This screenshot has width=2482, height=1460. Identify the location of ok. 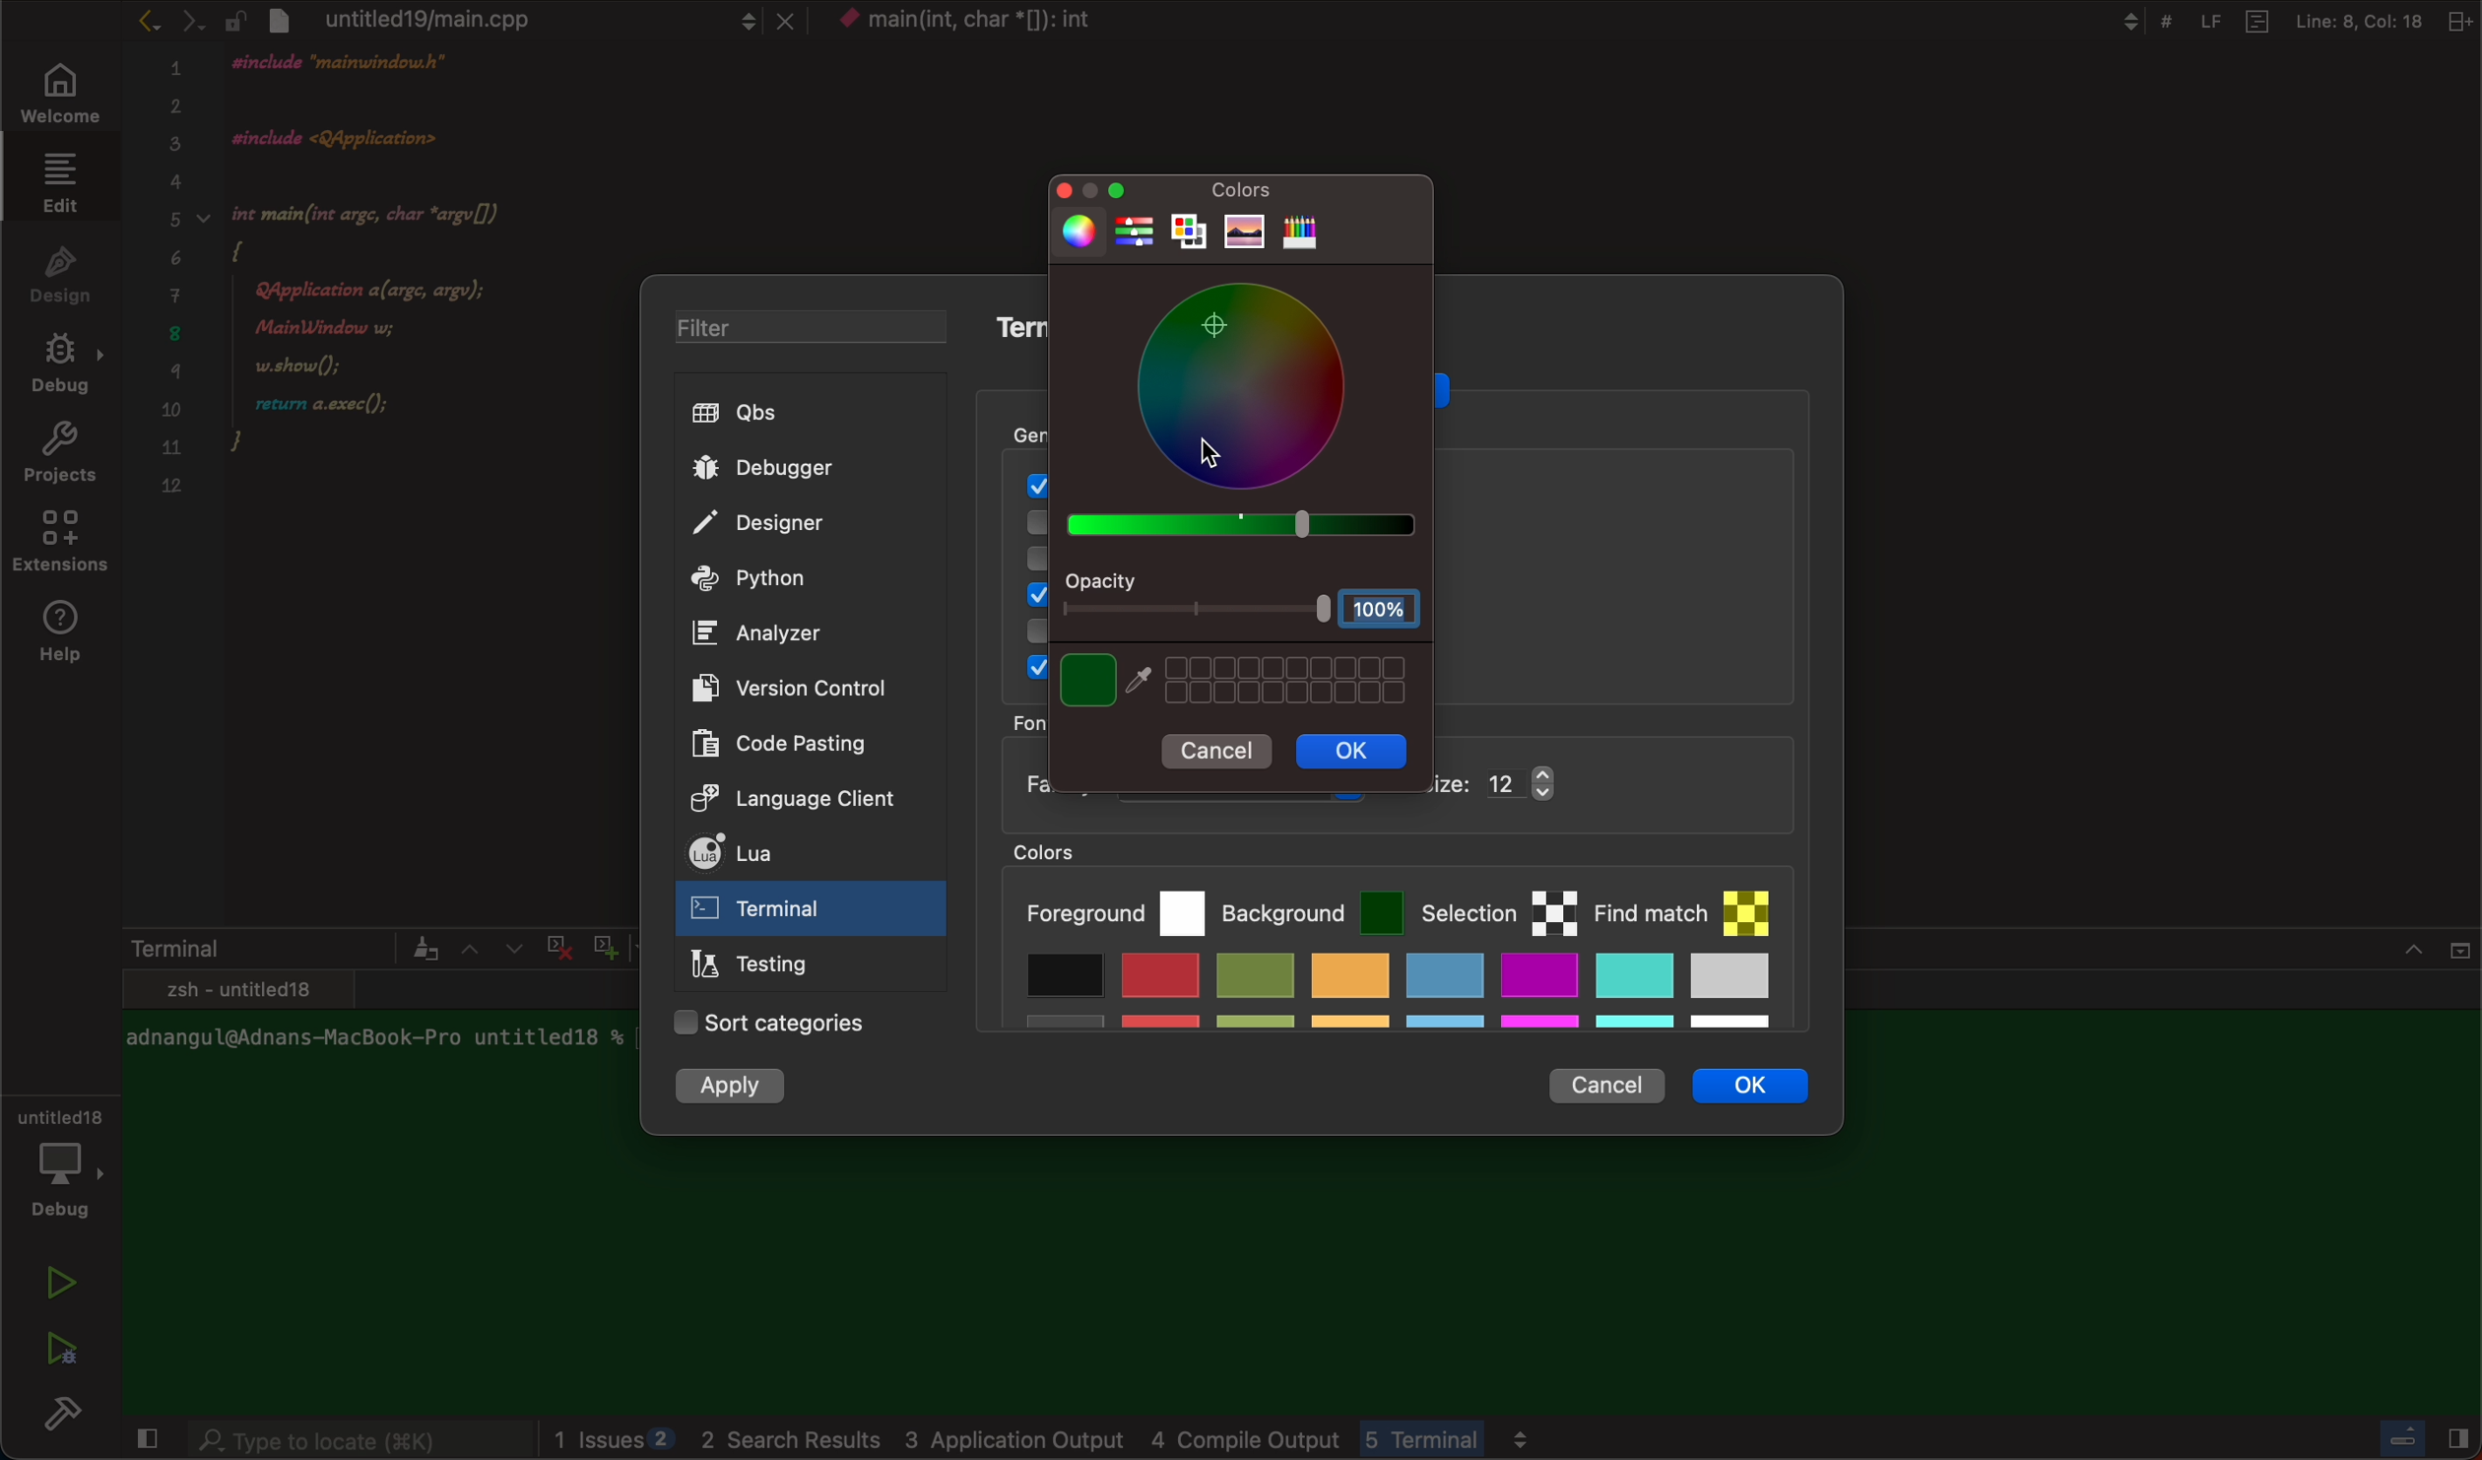
(1348, 751).